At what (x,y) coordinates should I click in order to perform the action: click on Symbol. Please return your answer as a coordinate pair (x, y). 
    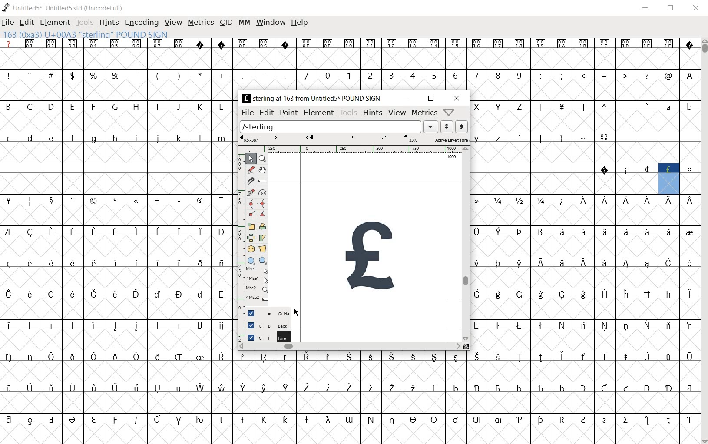
    Looking at the image, I should click on (604, 388).